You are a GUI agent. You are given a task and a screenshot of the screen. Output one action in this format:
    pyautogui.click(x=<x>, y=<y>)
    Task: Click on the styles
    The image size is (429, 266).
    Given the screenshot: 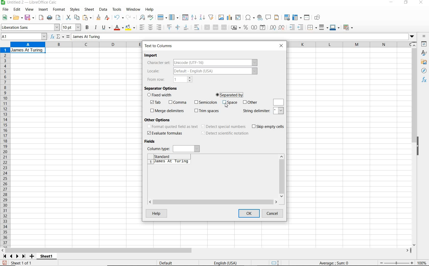 What is the action you would take?
    pyautogui.click(x=75, y=10)
    